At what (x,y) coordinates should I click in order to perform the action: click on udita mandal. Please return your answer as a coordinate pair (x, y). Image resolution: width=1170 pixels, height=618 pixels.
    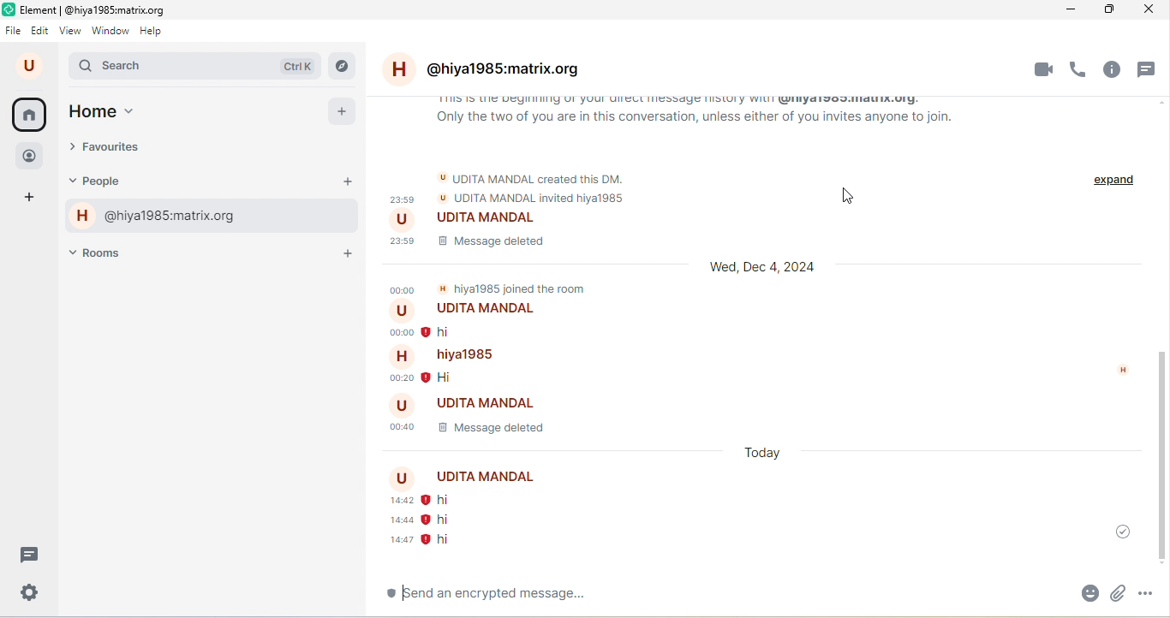
    Looking at the image, I should click on (474, 311).